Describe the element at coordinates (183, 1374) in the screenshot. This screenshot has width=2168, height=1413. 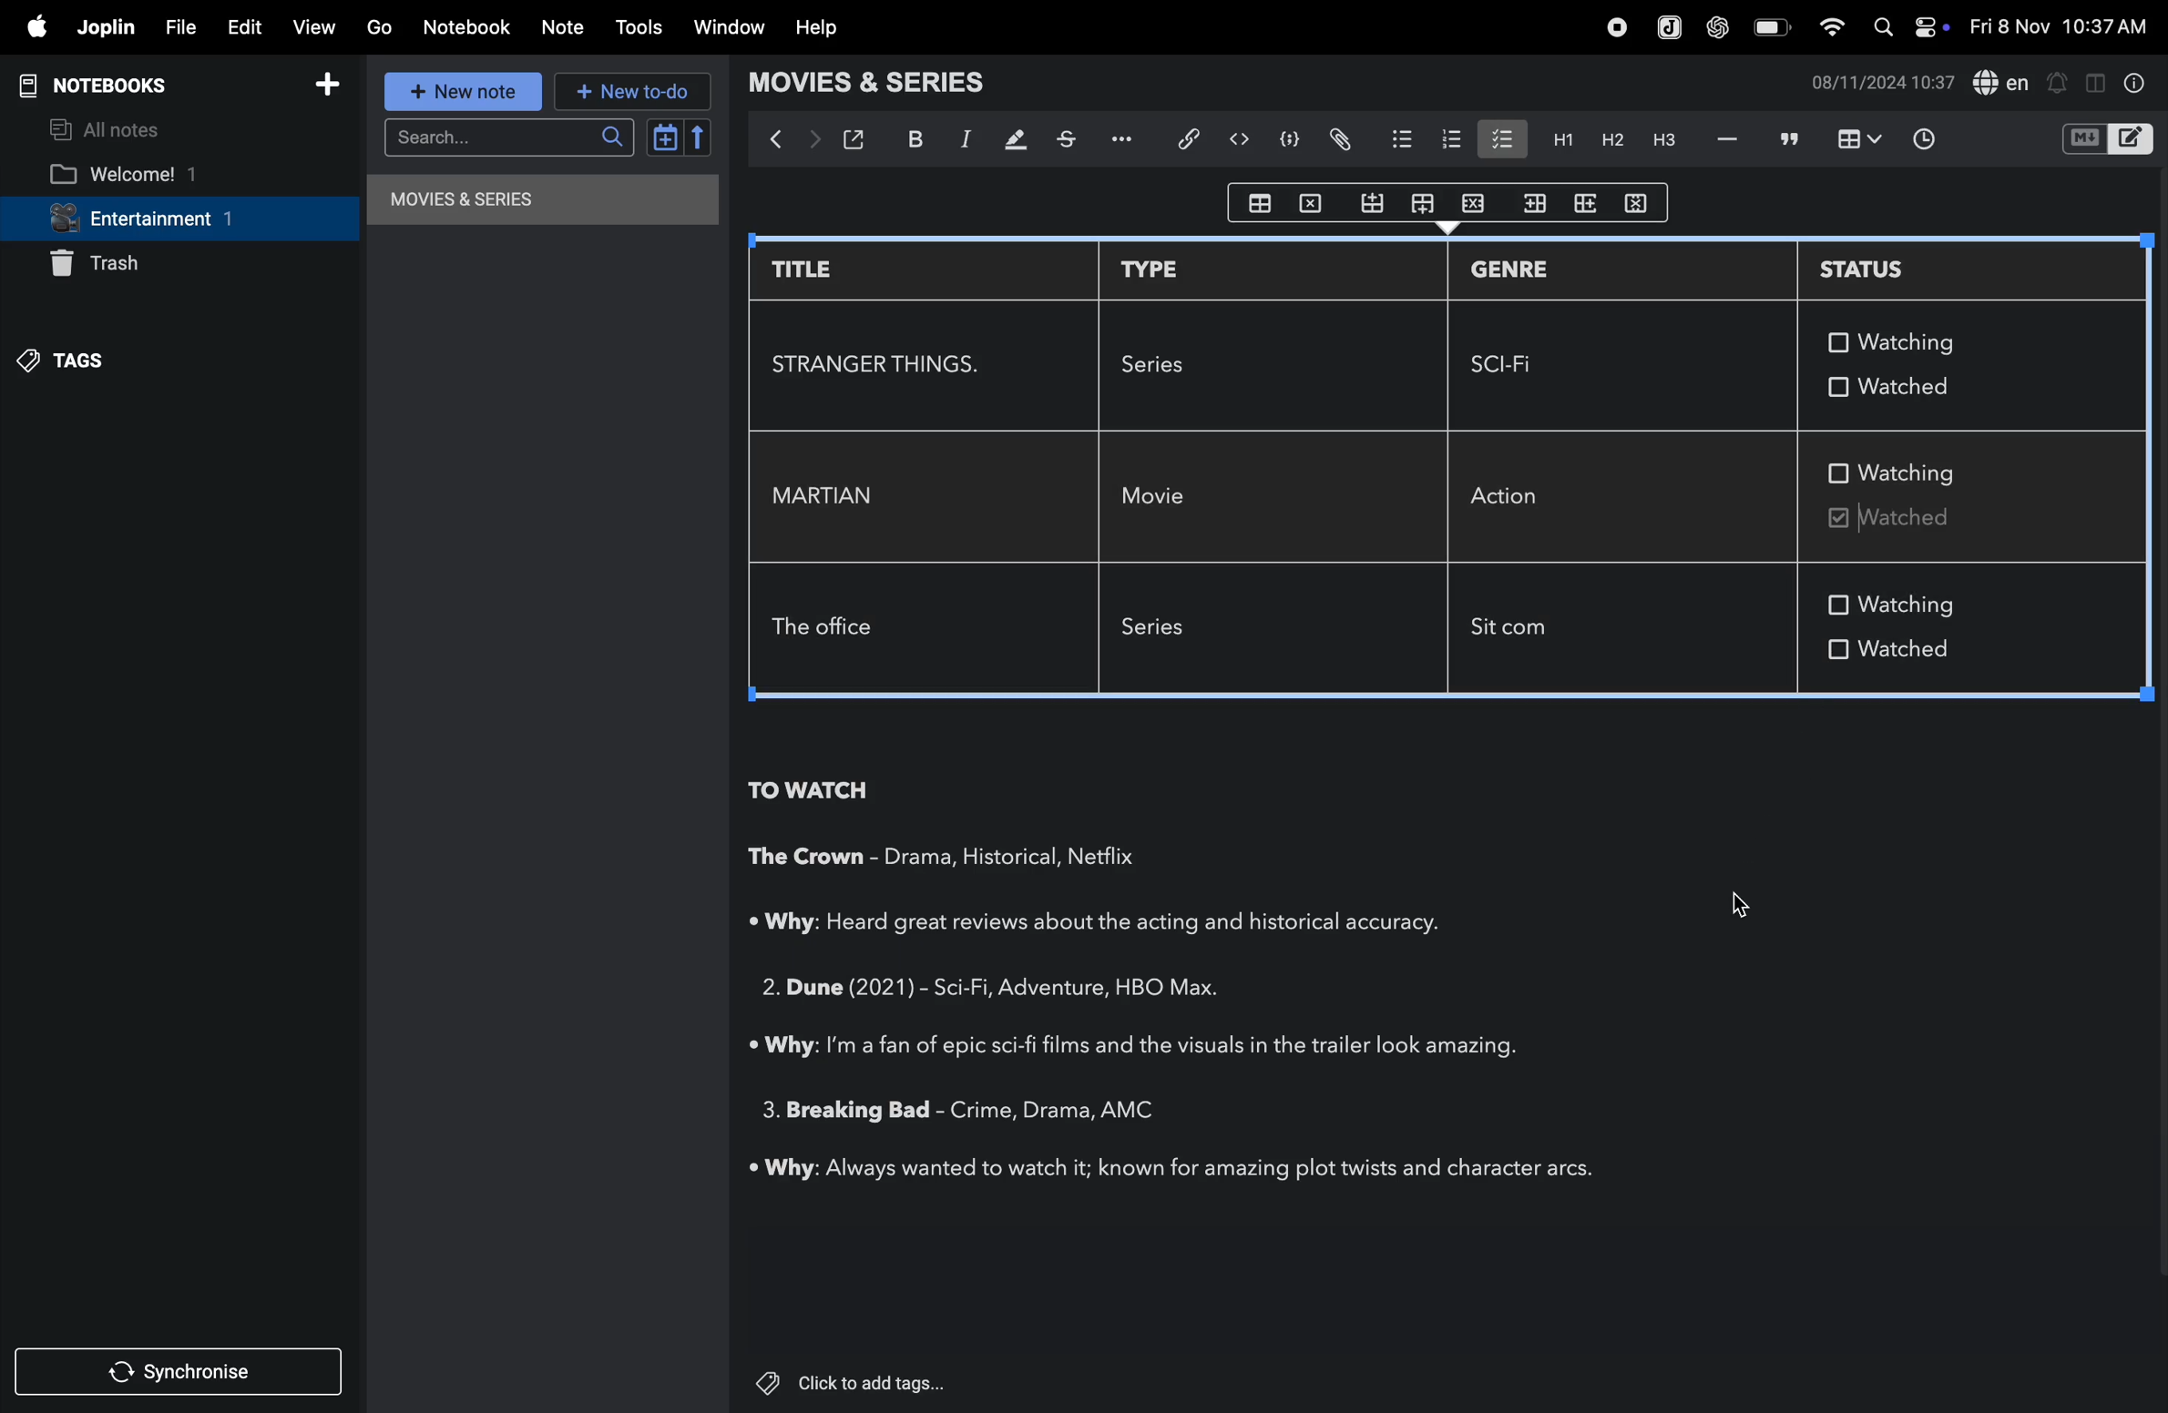
I see `synchronise` at that location.